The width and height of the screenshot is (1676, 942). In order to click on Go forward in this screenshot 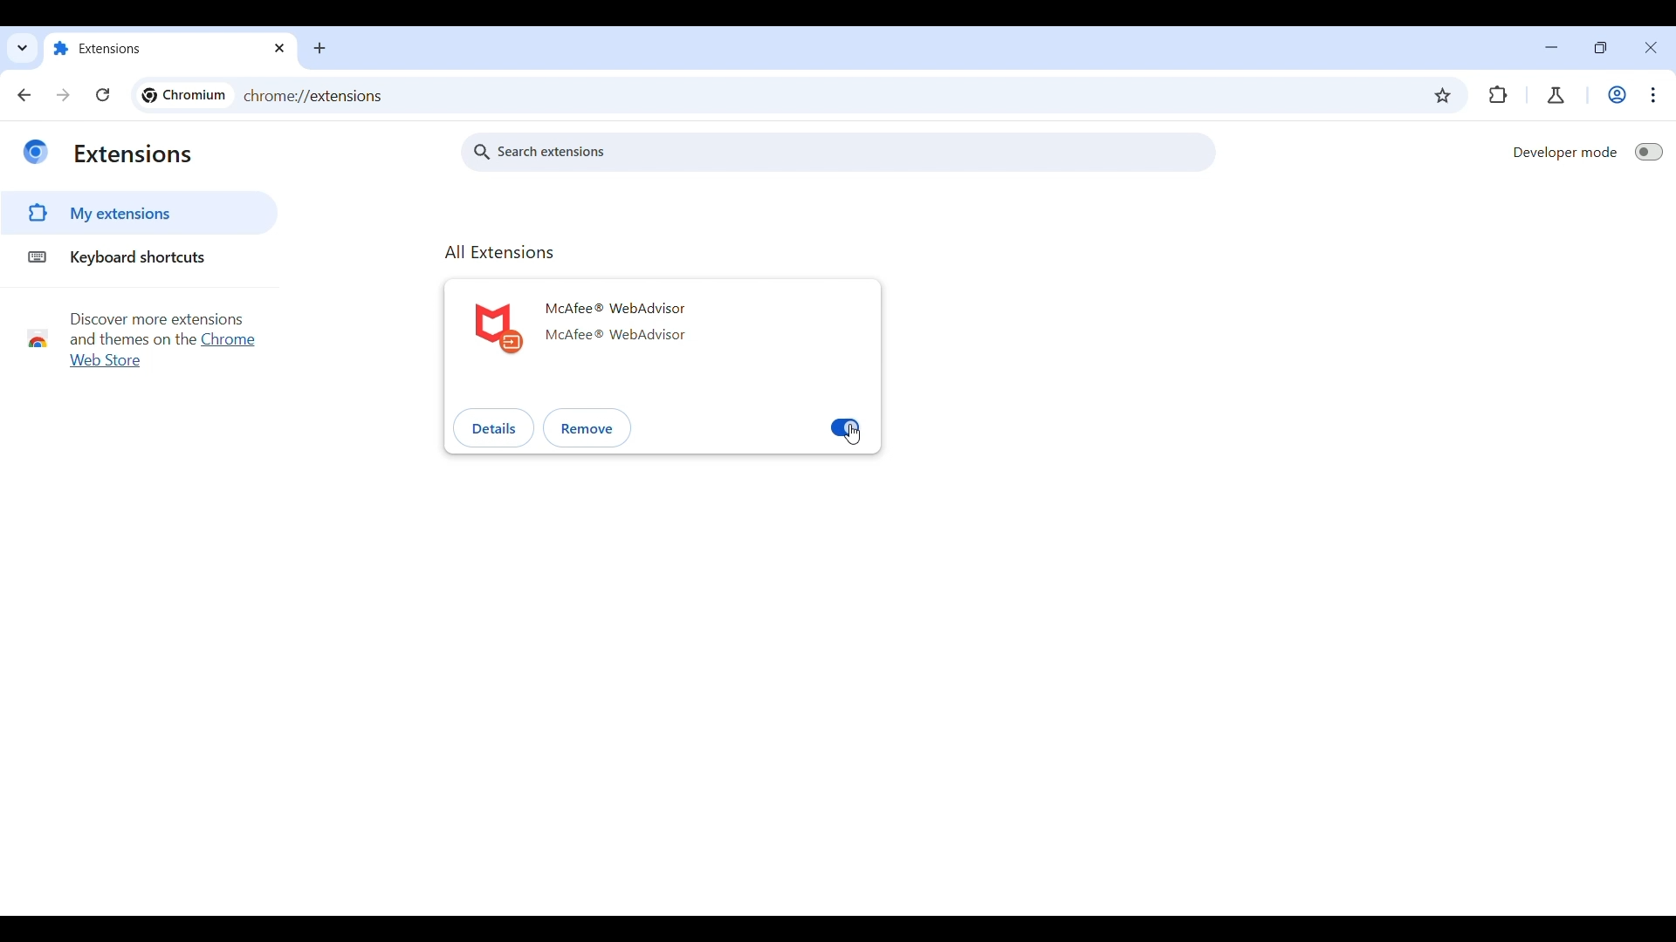, I will do `click(63, 95)`.